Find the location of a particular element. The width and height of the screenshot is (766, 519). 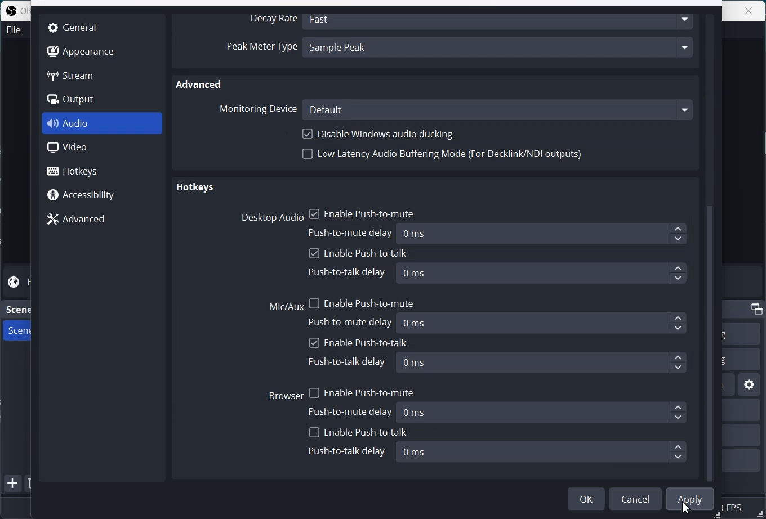

Apply is located at coordinates (690, 499).